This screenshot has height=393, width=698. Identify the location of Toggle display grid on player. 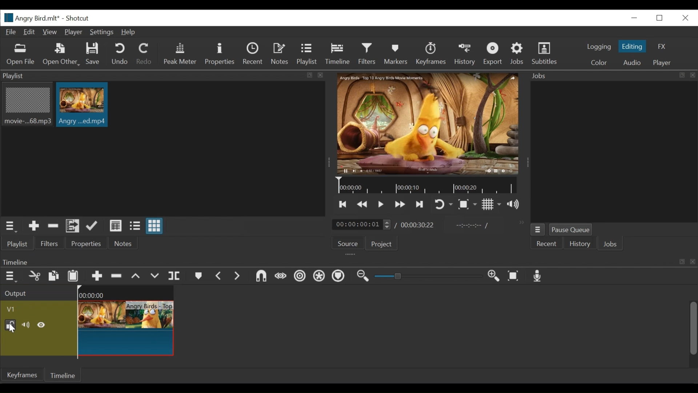
(492, 205).